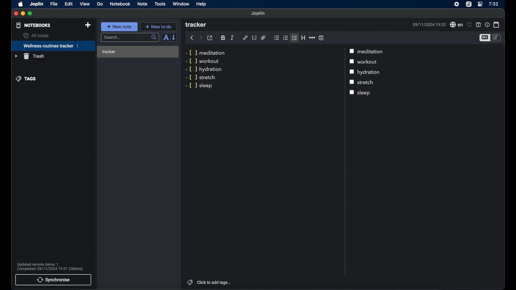 The image size is (516, 290). I want to click on wellness routines tracker 1, so click(53, 46).